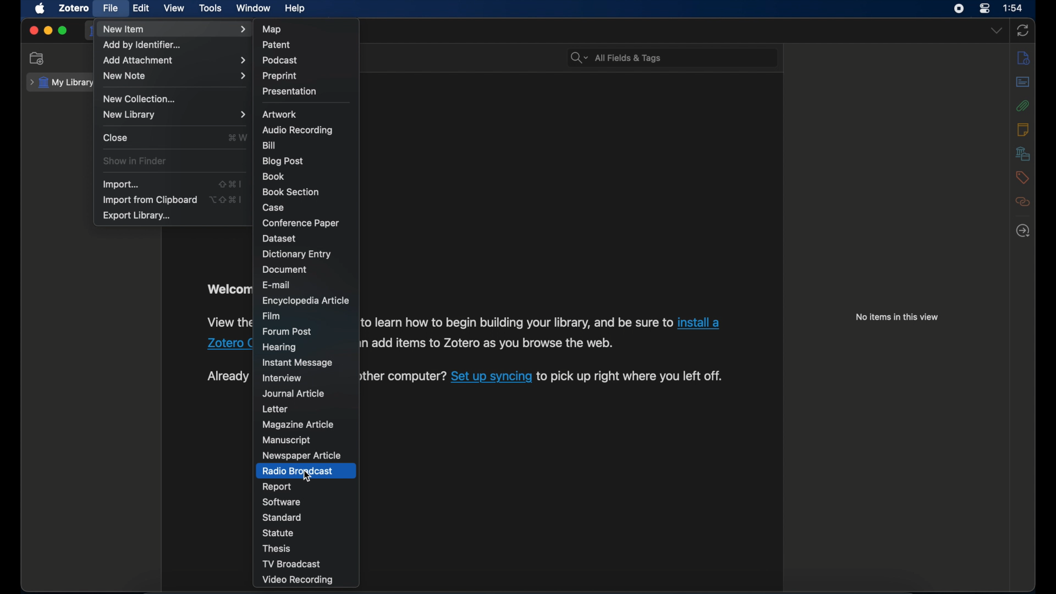 This screenshot has height=594, width=1056. I want to click on Welcom, so click(227, 289).